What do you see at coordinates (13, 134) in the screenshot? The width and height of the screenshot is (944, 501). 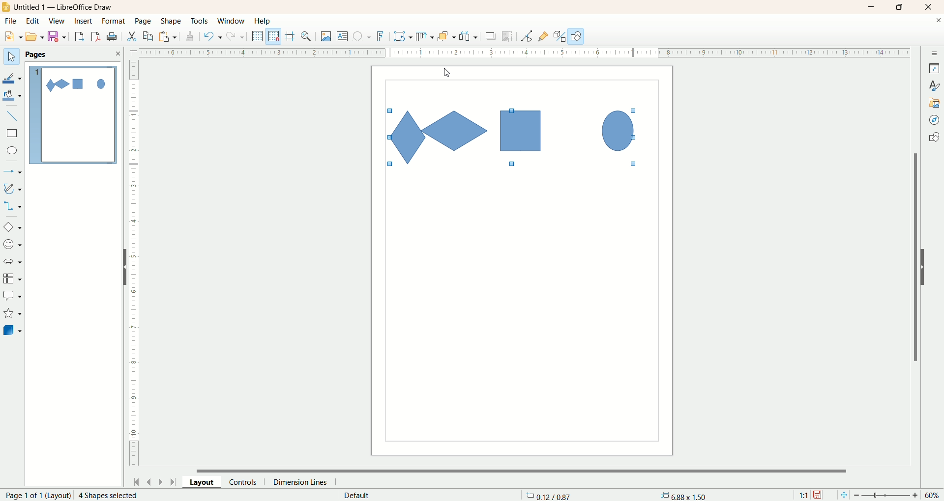 I see `rectangle` at bounding box center [13, 134].